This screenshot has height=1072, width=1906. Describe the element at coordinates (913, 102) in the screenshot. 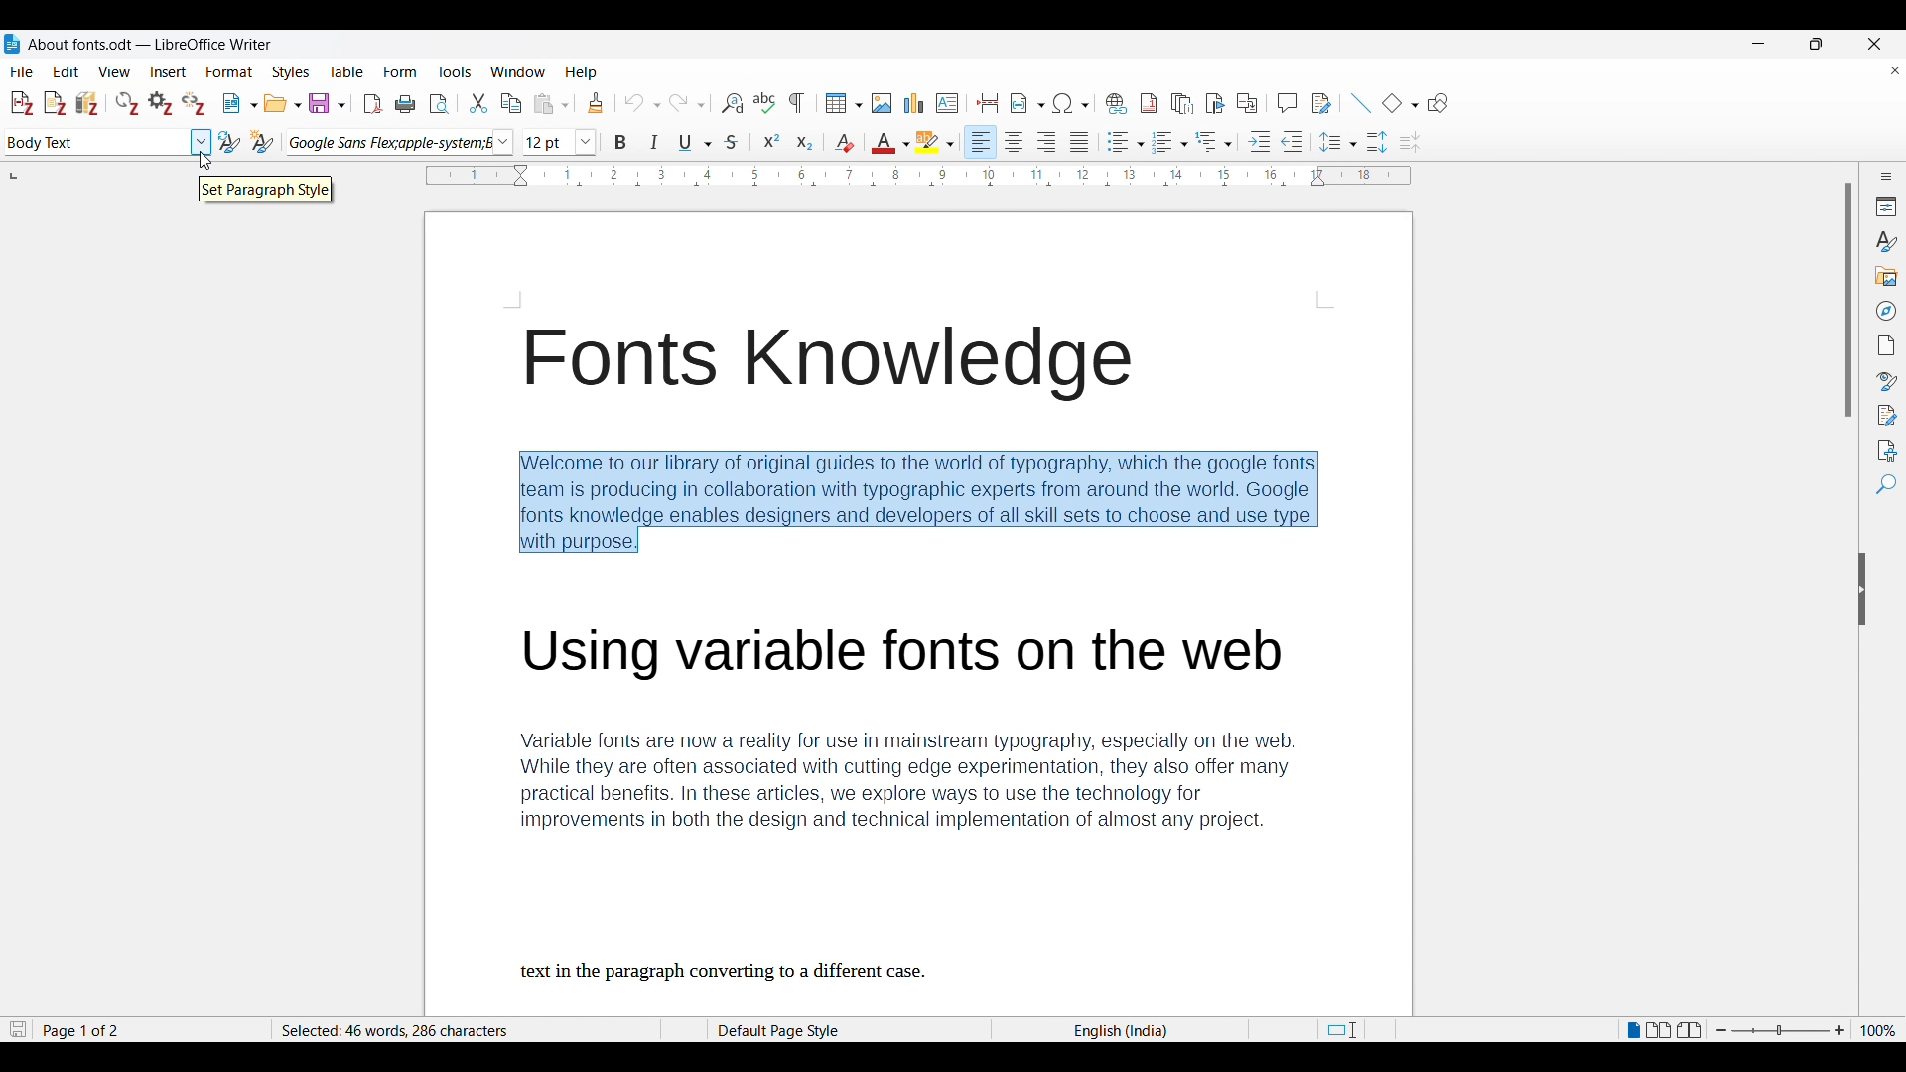

I see `Insert graph` at that location.